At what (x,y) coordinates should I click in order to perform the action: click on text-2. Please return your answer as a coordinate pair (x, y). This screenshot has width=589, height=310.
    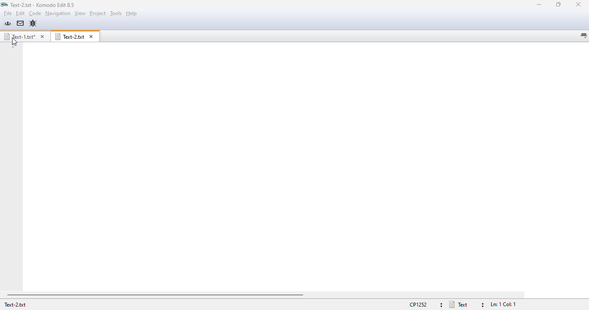
    Looking at the image, I should click on (70, 37).